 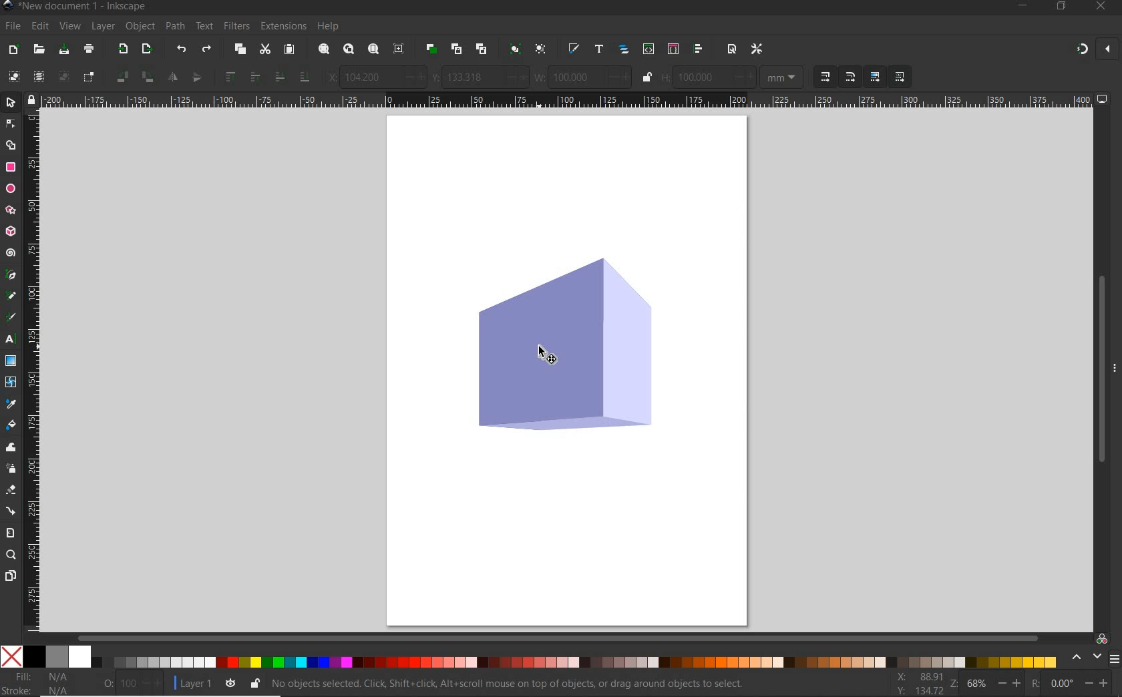 What do you see at coordinates (673, 50) in the screenshot?
I see `OPEN SELECTORS` at bounding box center [673, 50].